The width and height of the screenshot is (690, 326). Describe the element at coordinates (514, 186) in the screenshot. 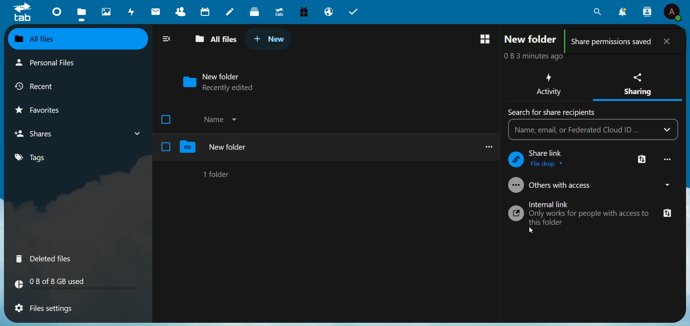

I see `Icon` at that location.